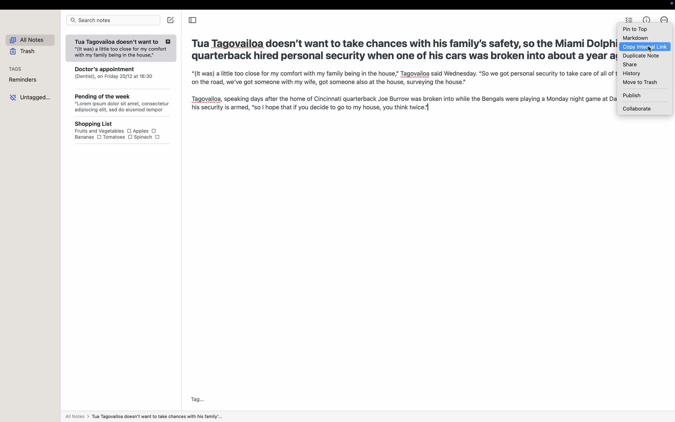 The width and height of the screenshot is (675, 422). Describe the element at coordinates (22, 52) in the screenshot. I see `trash` at that location.